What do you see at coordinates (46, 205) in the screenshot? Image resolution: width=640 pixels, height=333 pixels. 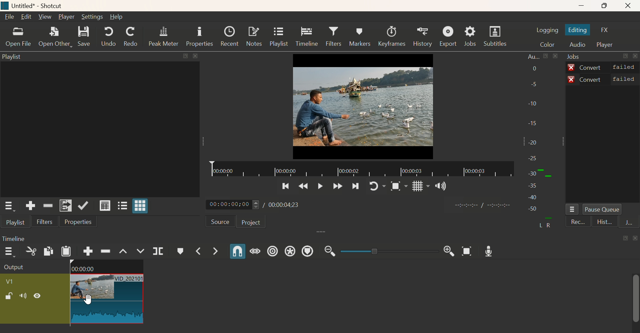 I see `` at bounding box center [46, 205].